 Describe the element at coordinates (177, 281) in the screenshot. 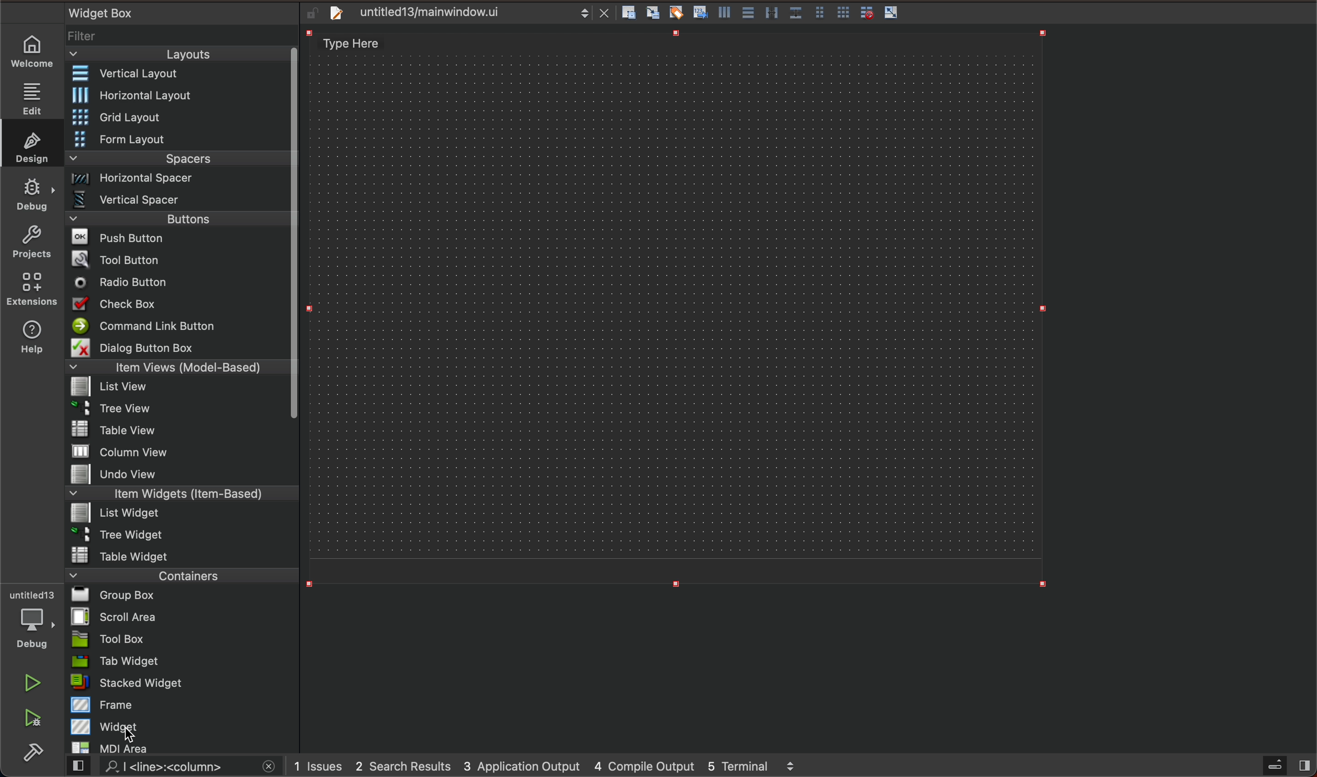

I see `radio button` at that location.